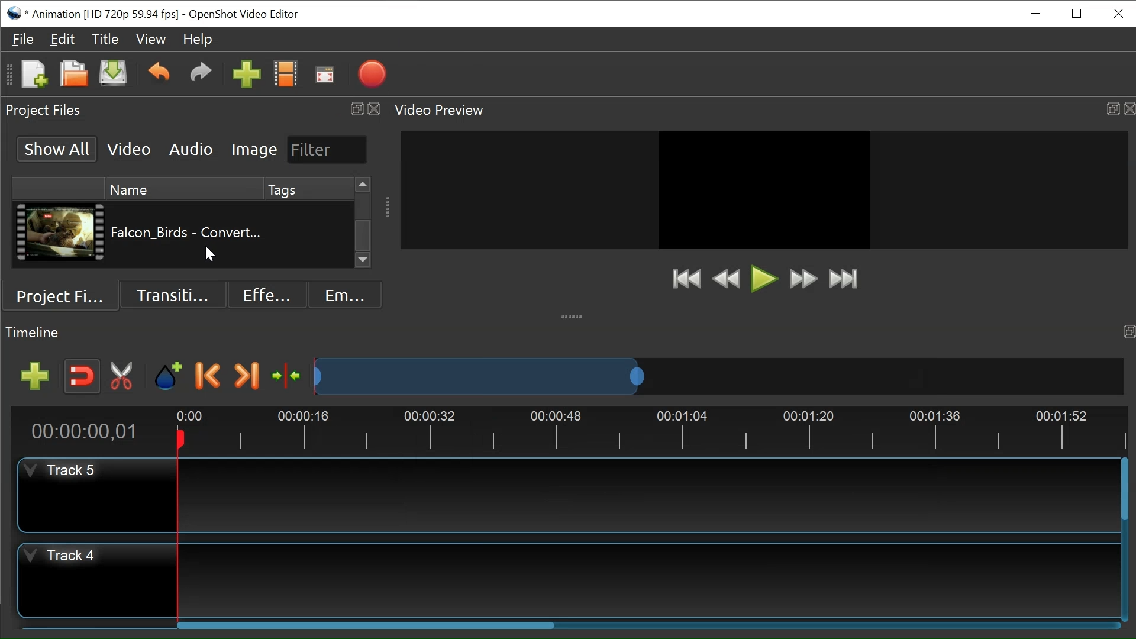  Describe the element at coordinates (65, 470) in the screenshot. I see `Track Header` at that location.